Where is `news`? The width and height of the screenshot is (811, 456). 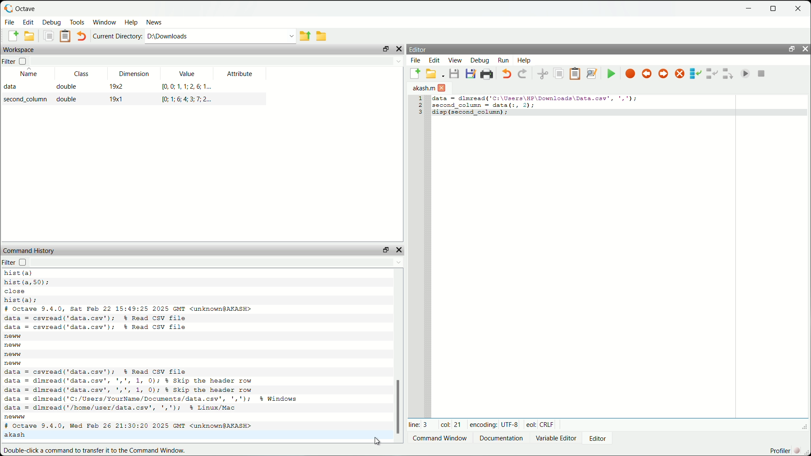 news is located at coordinates (155, 22).